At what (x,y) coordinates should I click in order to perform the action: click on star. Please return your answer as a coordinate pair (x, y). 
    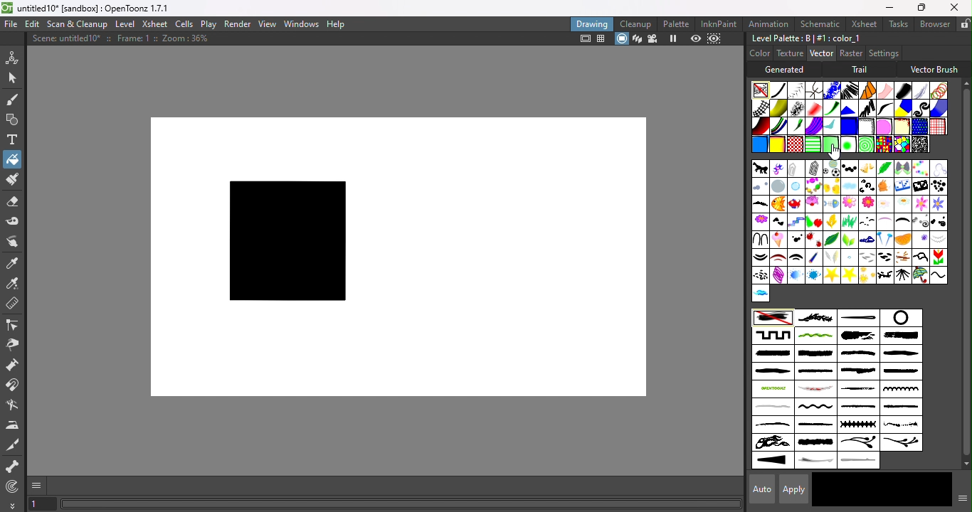
    Looking at the image, I should click on (848, 274).